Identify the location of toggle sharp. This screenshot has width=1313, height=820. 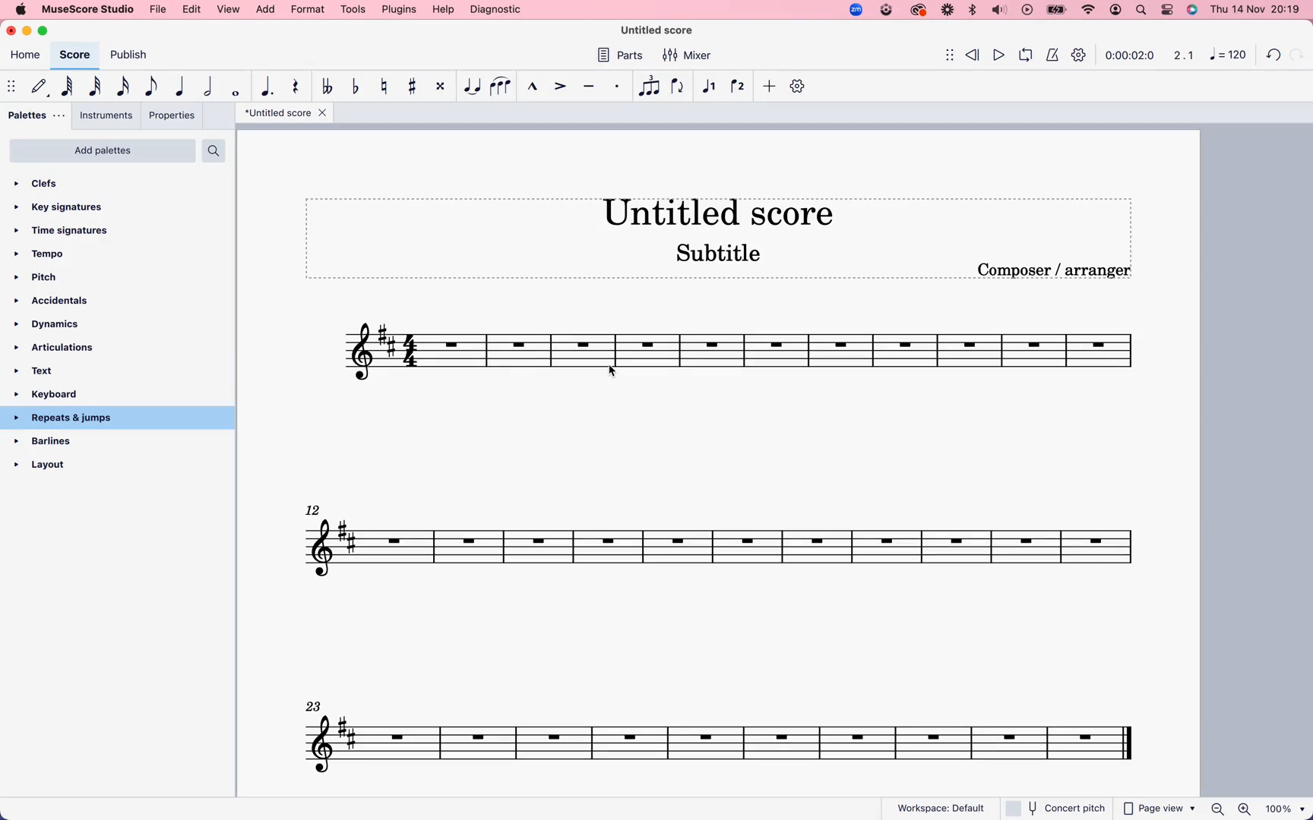
(416, 87).